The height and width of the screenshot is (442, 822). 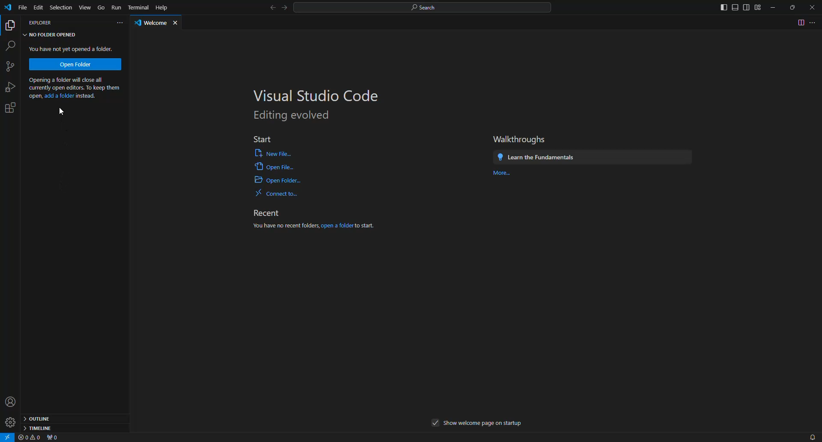 What do you see at coordinates (793, 8) in the screenshot?
I see `maximize` at bounding box center [793, 8].